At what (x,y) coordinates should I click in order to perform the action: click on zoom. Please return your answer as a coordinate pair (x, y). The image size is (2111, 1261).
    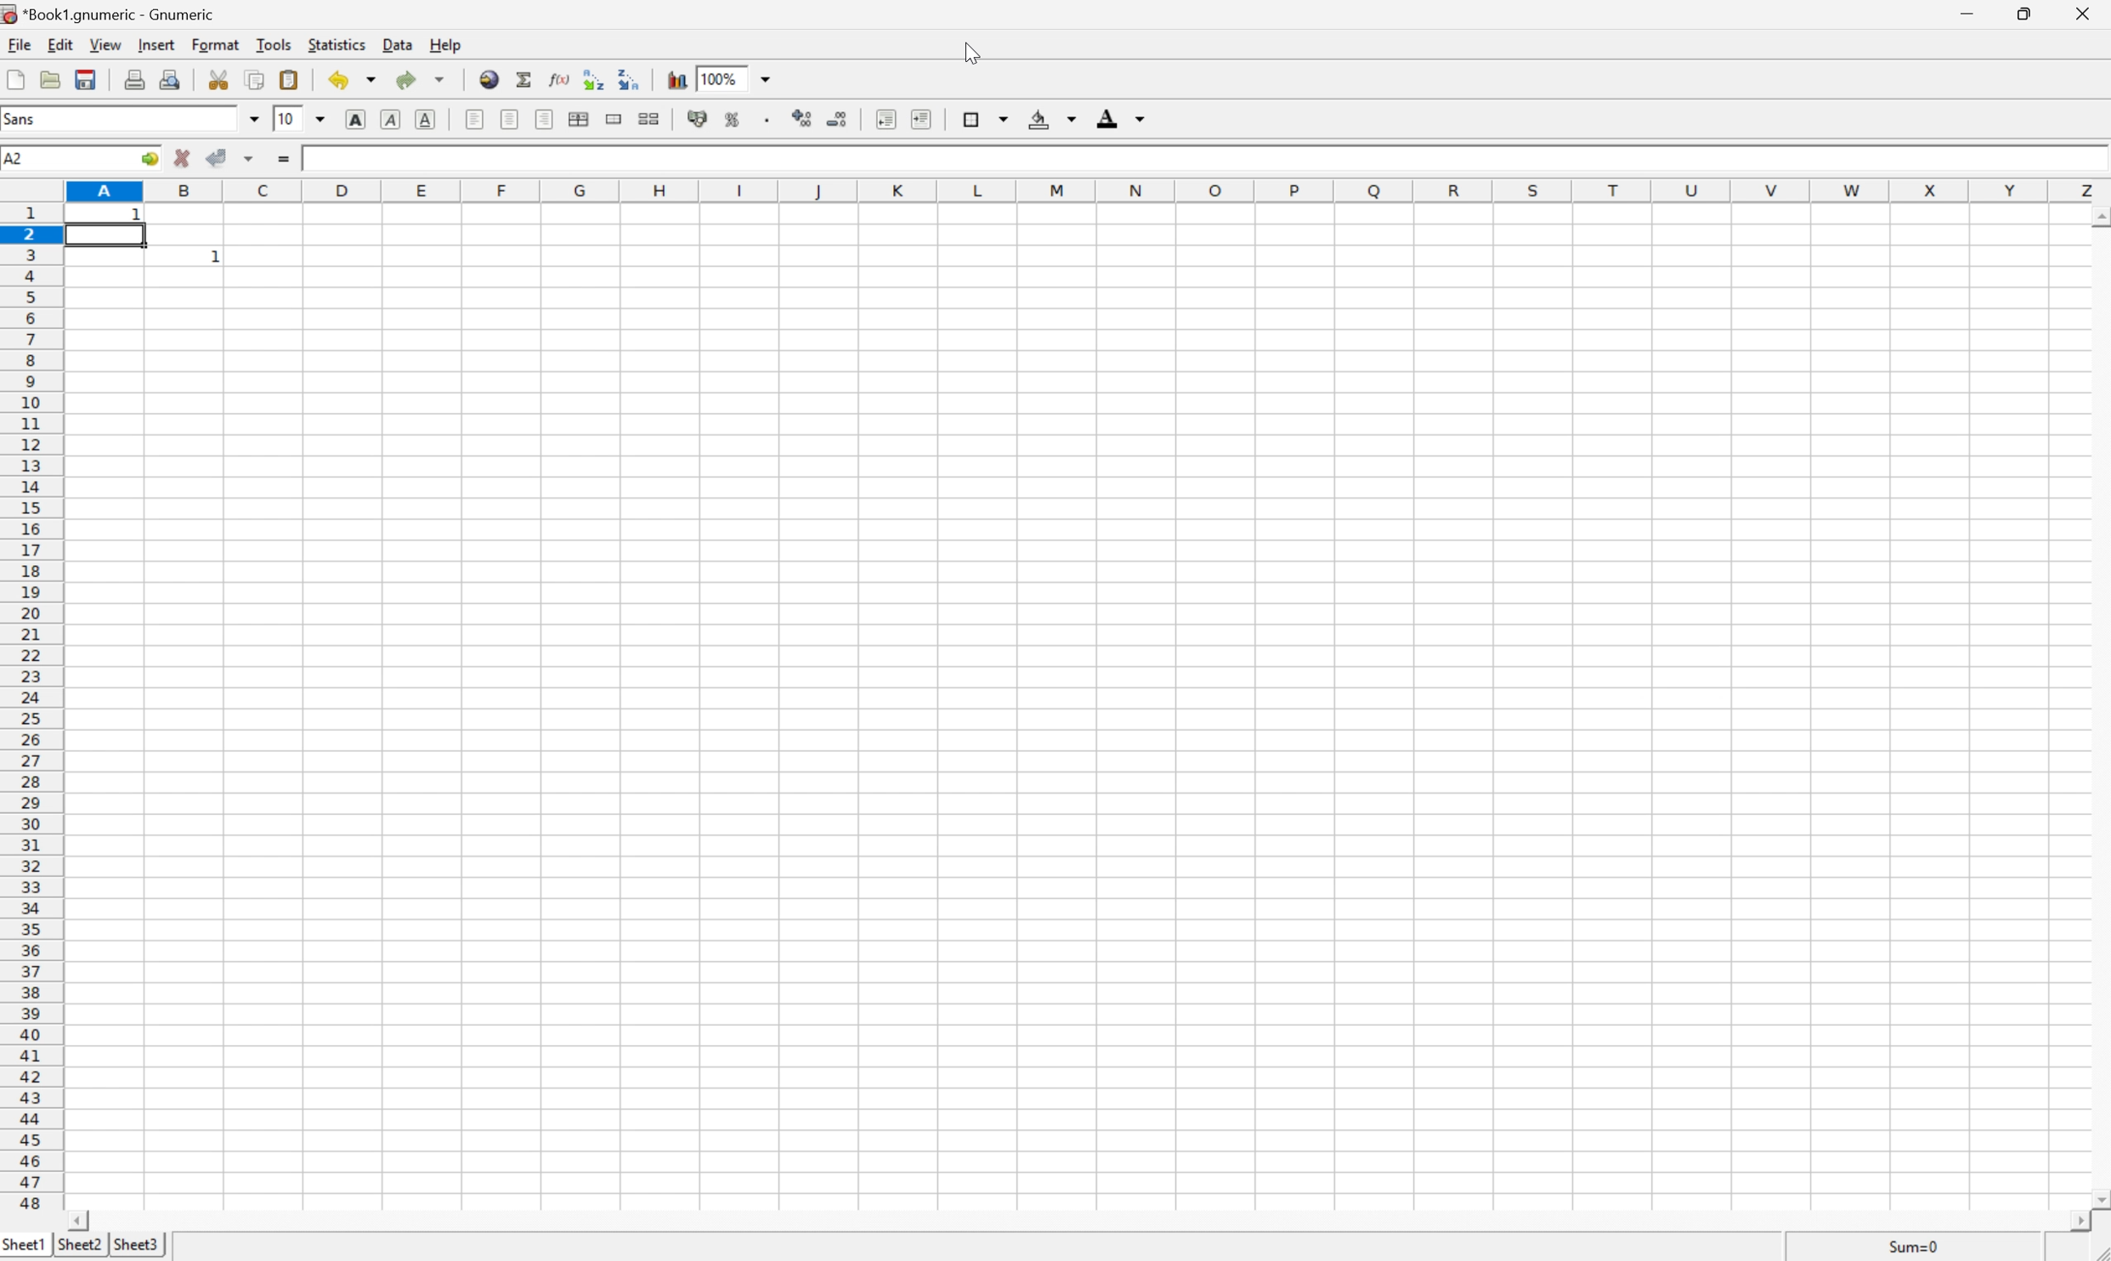
    Looking at the image, I should click on (735, 78).